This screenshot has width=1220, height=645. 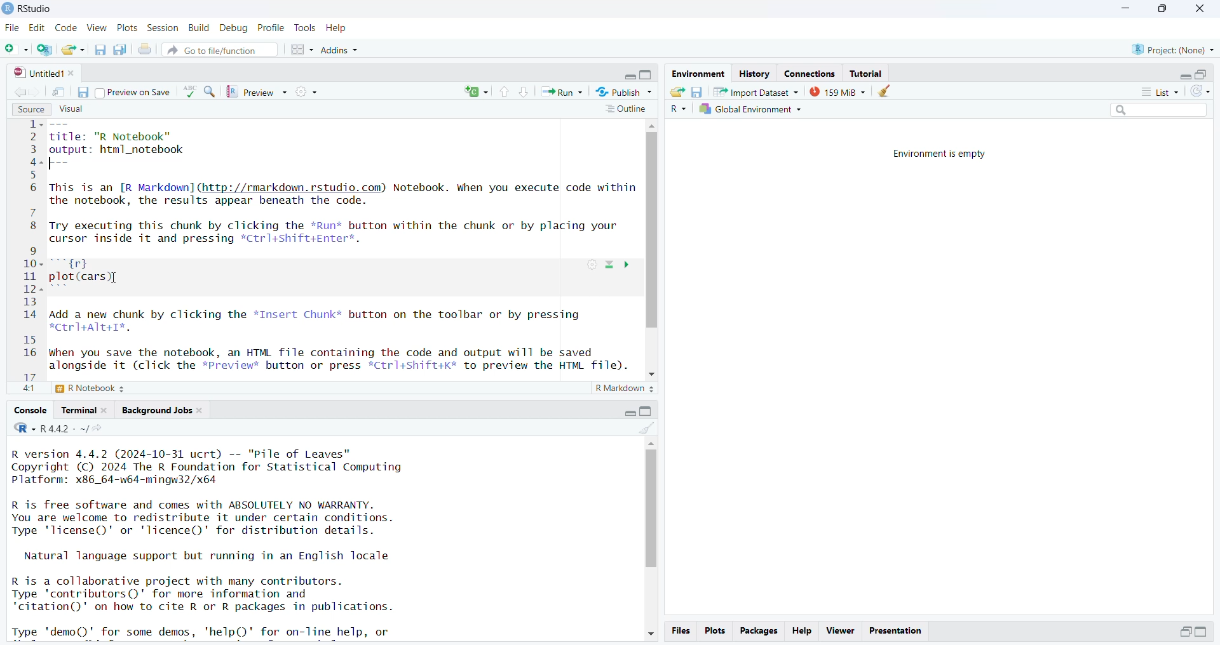 I want to click on history, so click(x=754, y=74).